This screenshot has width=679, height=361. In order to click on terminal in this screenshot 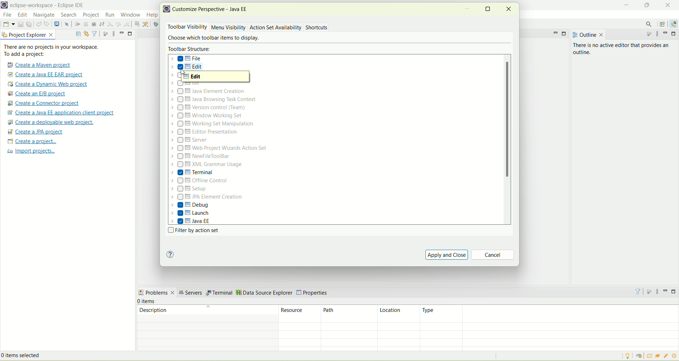, I will do `click(219, 293)`.